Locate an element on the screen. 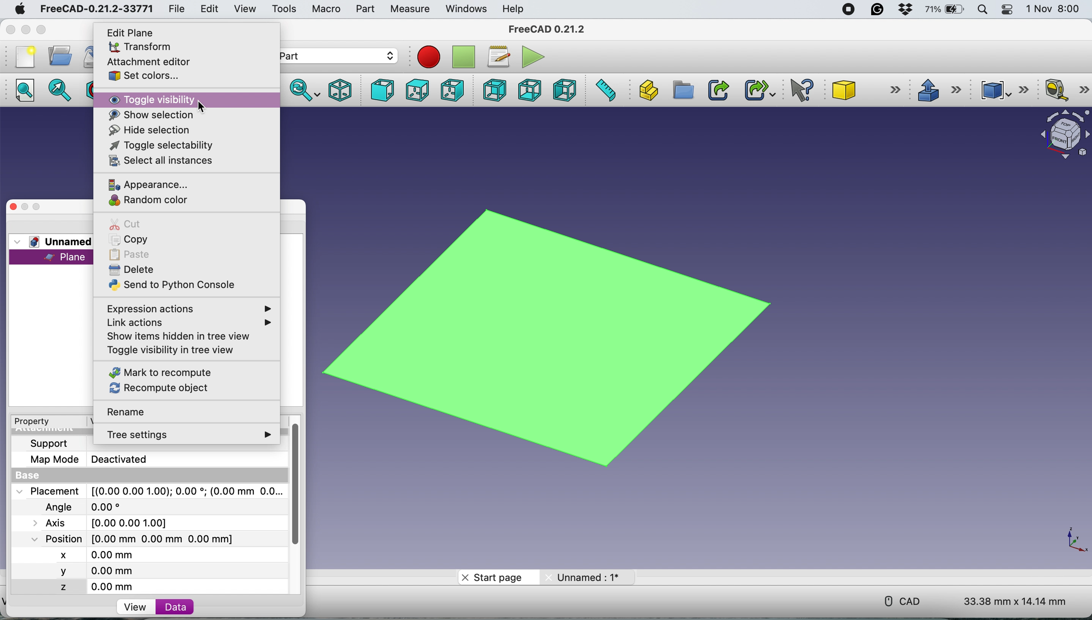  maximise is located at coordinates (39, 204).